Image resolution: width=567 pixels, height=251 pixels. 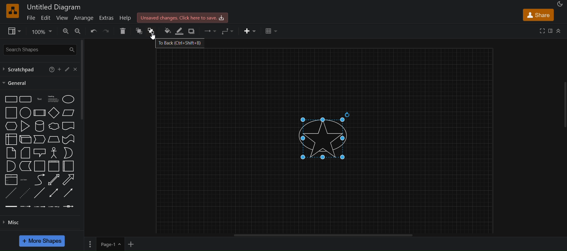 I want to click on and, so click(x=10, y=166).